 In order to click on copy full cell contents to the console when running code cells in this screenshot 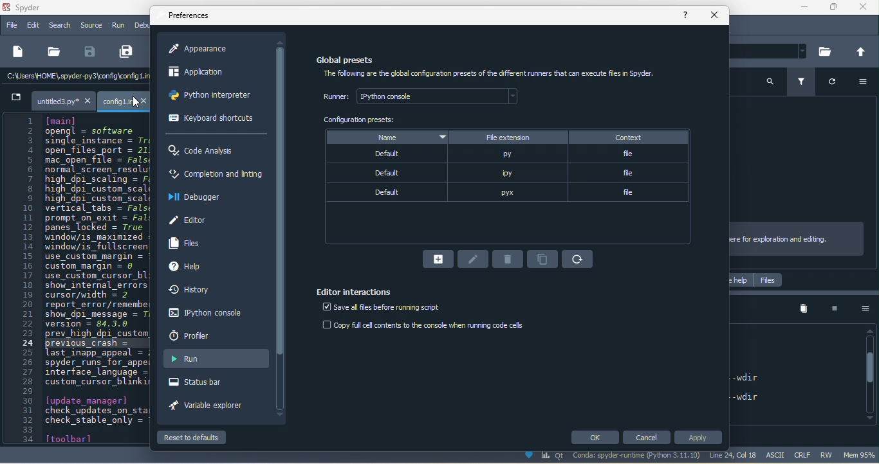, I will do `click(430, 326)`.